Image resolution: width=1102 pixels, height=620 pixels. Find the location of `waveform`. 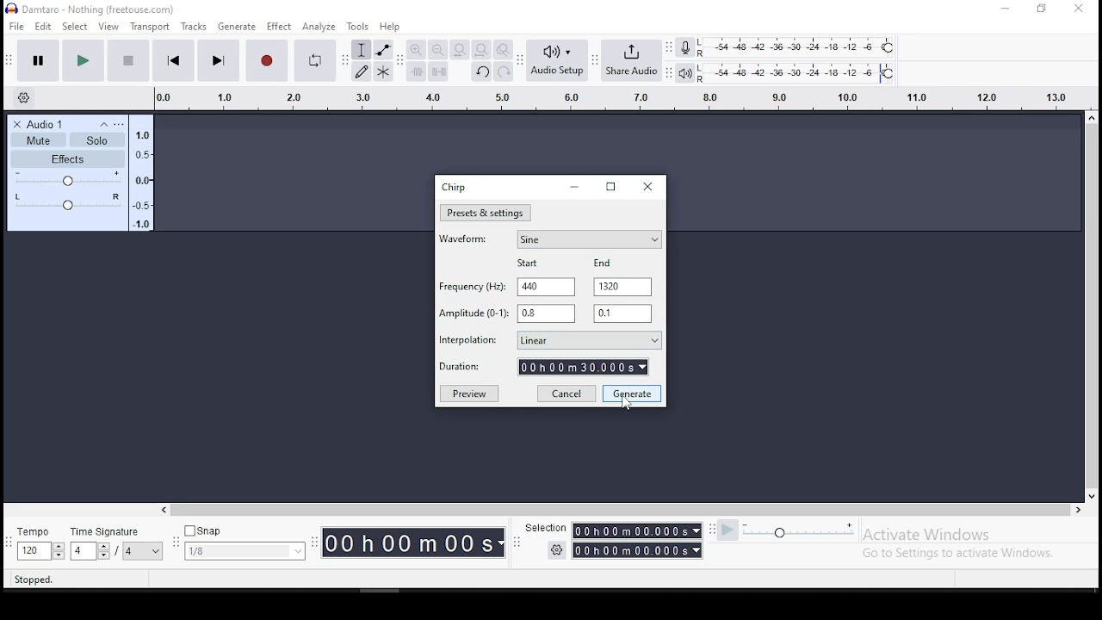

waveform is located at coordinates (548, 238).